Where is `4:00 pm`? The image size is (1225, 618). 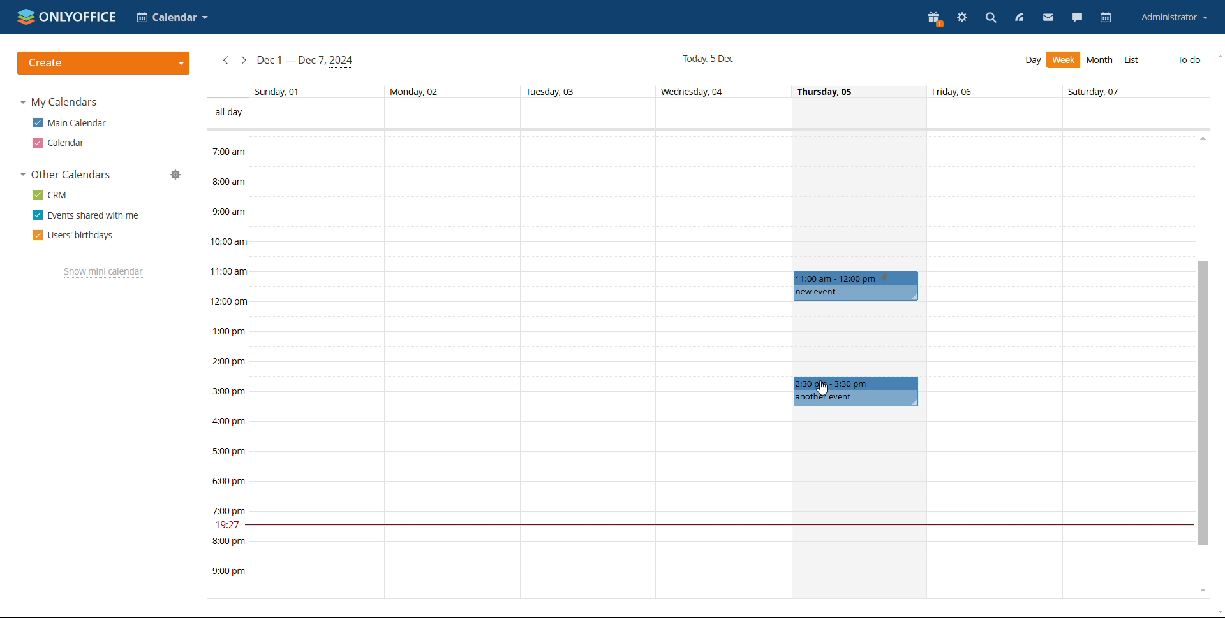 4:00 pm is located at coordinates (229, 421).